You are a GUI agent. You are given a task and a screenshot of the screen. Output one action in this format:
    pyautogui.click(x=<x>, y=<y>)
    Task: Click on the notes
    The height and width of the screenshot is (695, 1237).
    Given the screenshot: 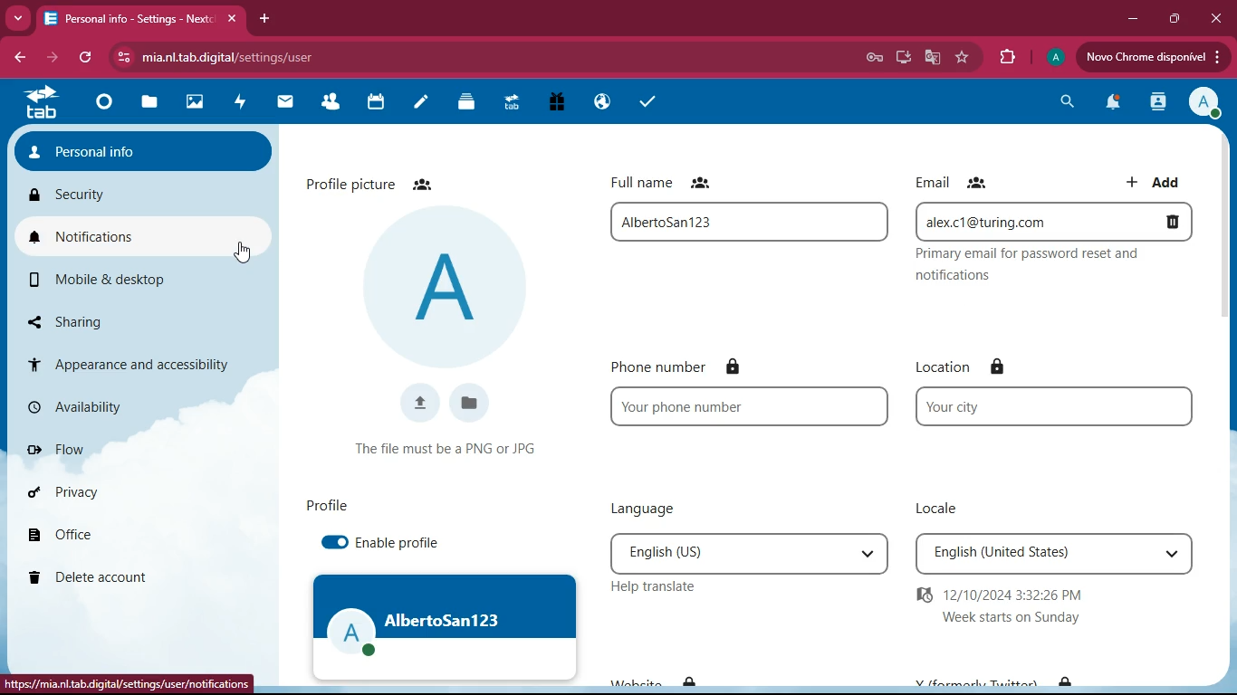 What is the action you would take?
    pyautogui.click(x=416, y=104)
    